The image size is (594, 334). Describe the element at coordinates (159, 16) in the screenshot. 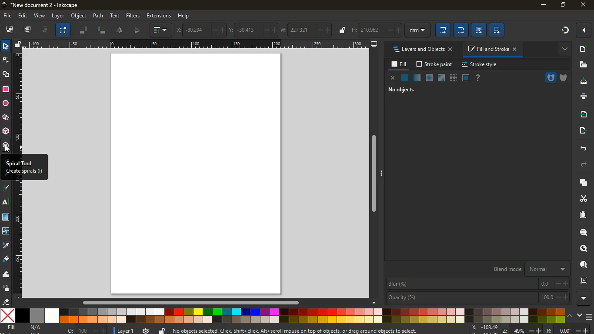

I see `extensions` at that location.